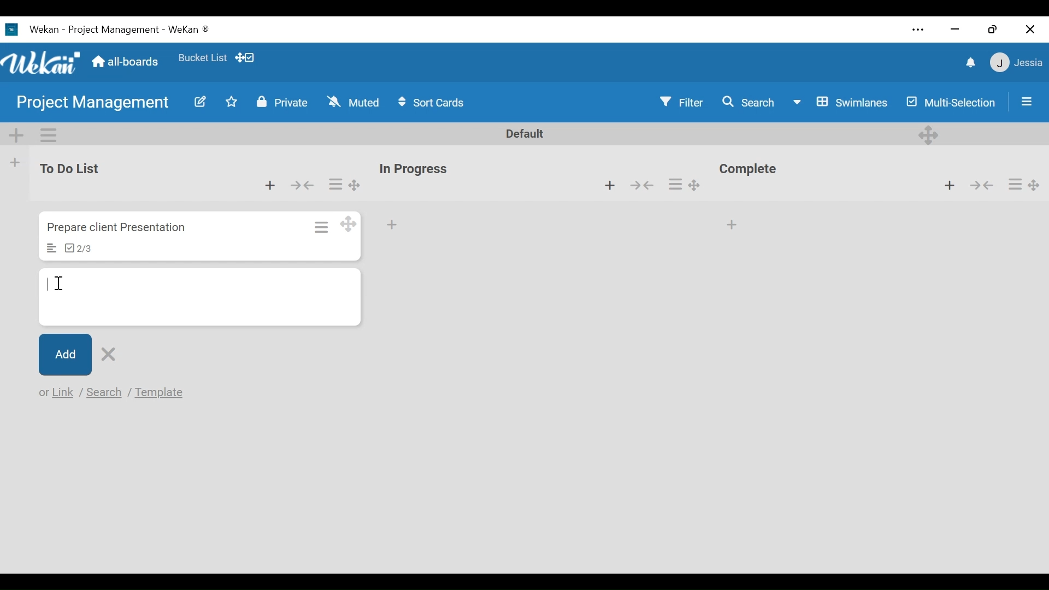 Image resolution: width=1049 pixels, height=590 pixels. I want to click on Add, so click(65, 355).